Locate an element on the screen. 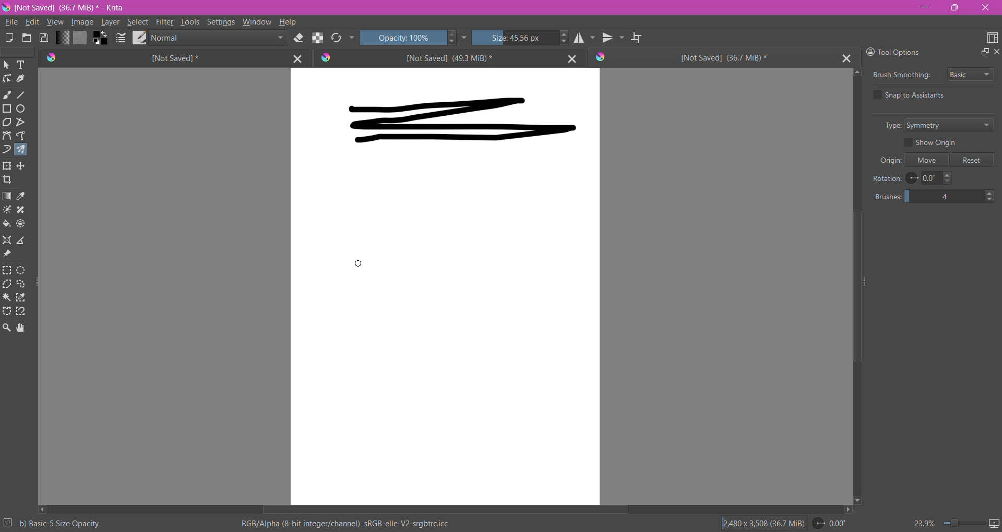 This screenshot has width=1002, height=532. Canvas with brushstrokes is located at coordinates (445, 286).